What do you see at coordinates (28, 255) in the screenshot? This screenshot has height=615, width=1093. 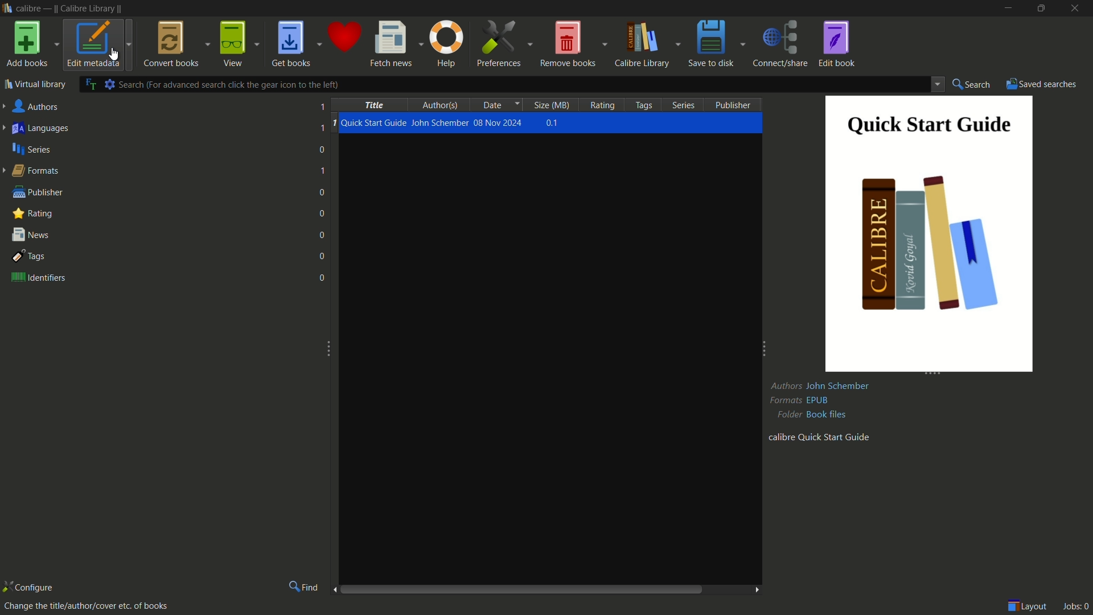 I see `tags` at bounding box center [28, 255].